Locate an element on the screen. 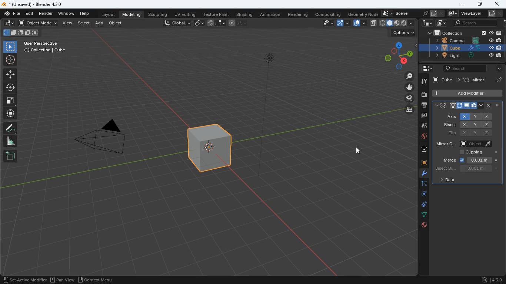 This screenshot has width=506, height=284. object mode is located at coordinates (38, 23).